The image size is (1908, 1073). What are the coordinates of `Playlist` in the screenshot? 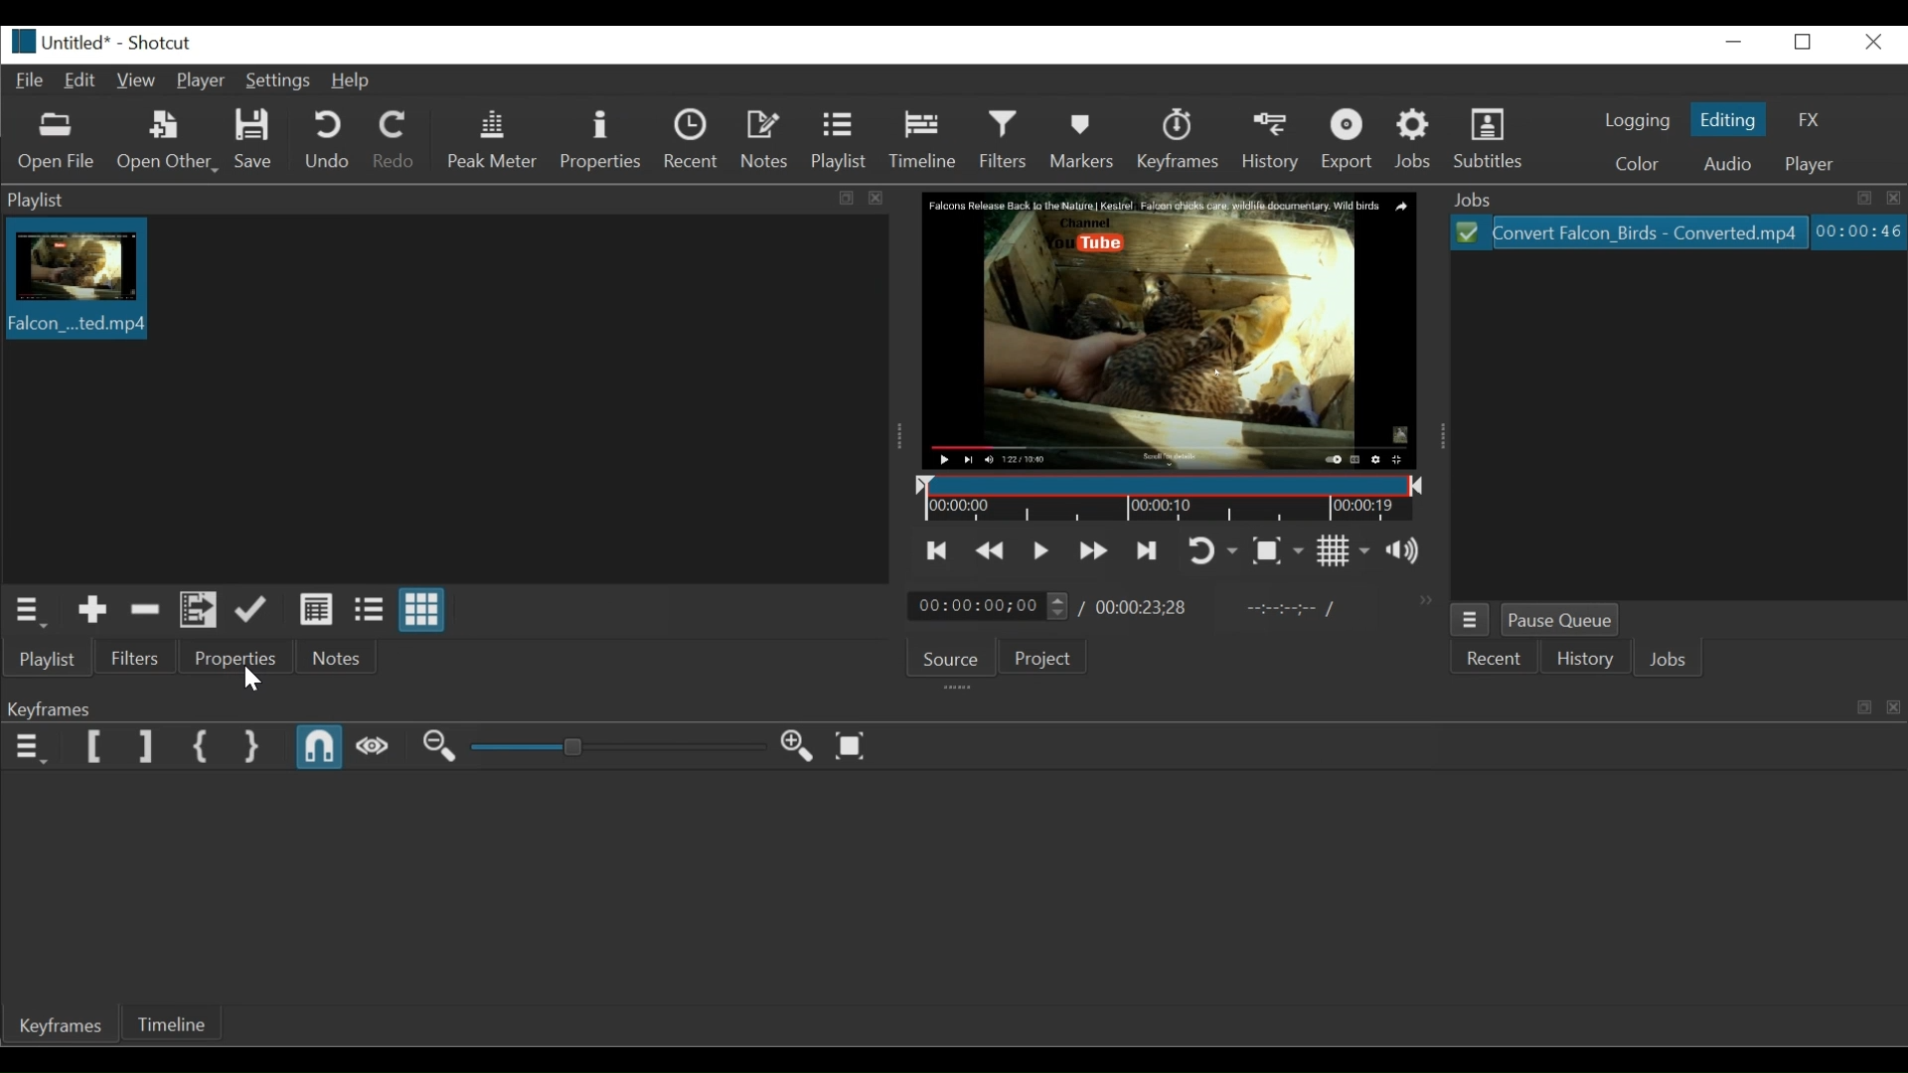 It's located at (842, 142).